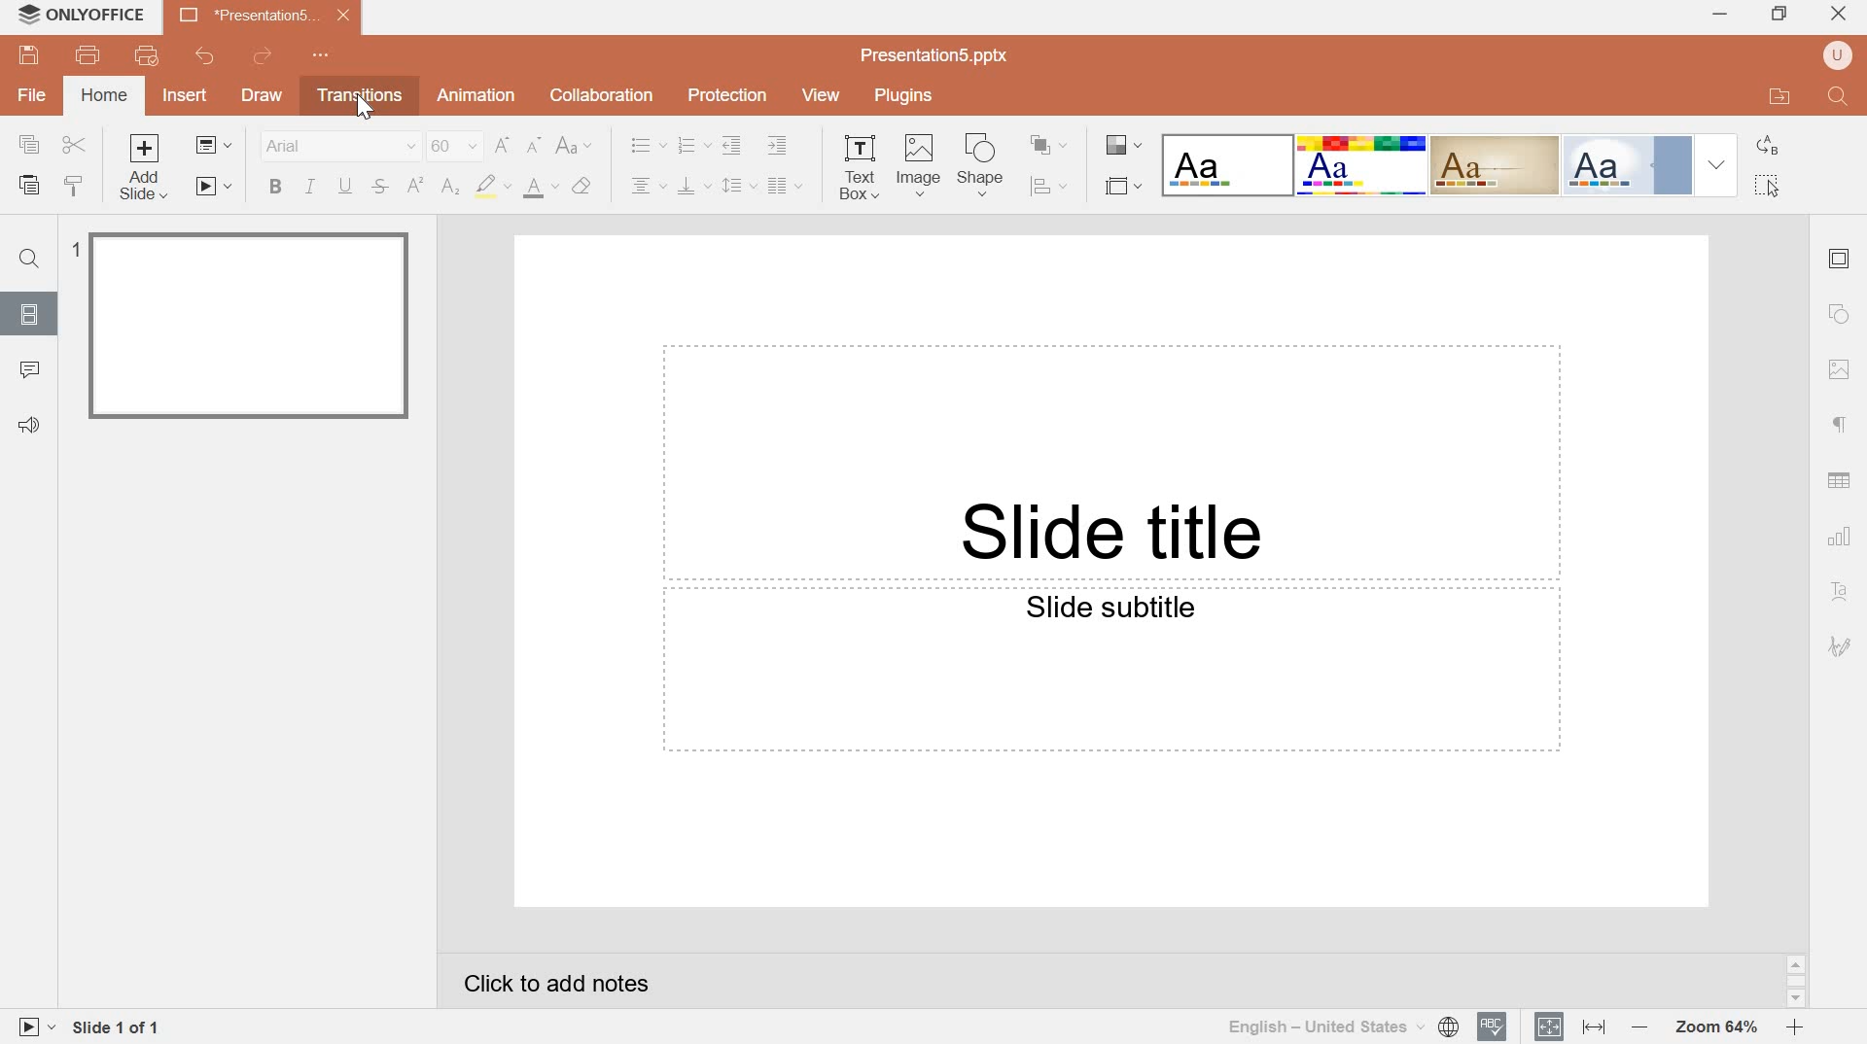 The image size is (1867, 1044). Describe the element at coordinates (1721, 17) in the screenshot. I see `MINIMIZE` at that location.